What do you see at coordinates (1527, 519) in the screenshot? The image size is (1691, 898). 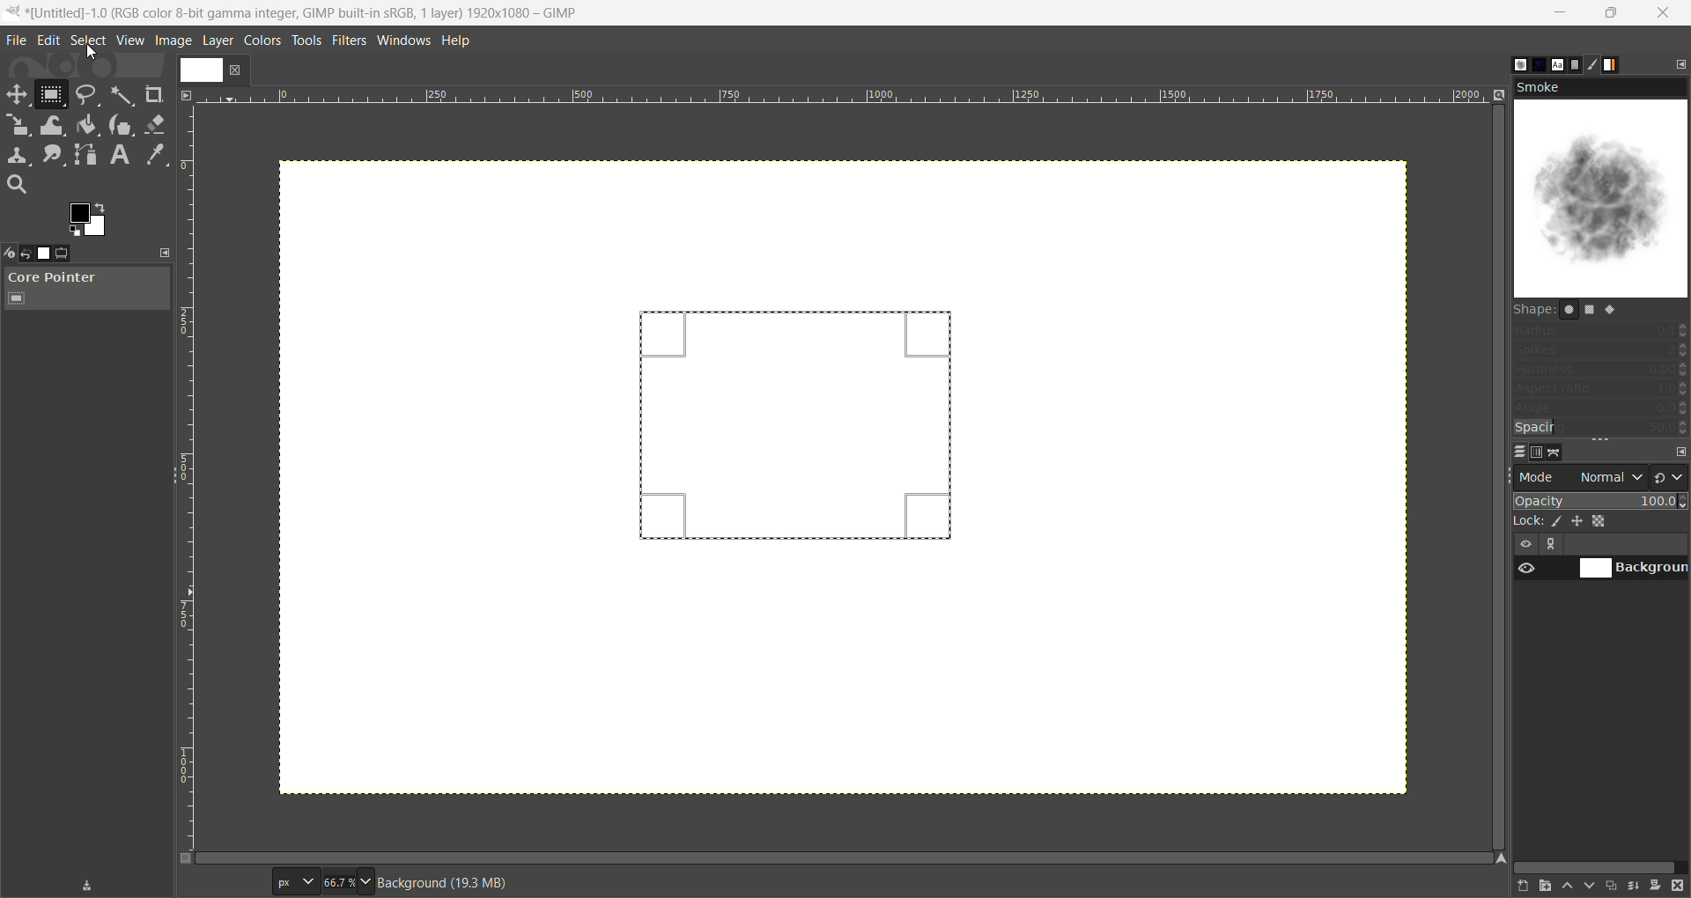 I see `lock` at bounding box center [1527, 519].